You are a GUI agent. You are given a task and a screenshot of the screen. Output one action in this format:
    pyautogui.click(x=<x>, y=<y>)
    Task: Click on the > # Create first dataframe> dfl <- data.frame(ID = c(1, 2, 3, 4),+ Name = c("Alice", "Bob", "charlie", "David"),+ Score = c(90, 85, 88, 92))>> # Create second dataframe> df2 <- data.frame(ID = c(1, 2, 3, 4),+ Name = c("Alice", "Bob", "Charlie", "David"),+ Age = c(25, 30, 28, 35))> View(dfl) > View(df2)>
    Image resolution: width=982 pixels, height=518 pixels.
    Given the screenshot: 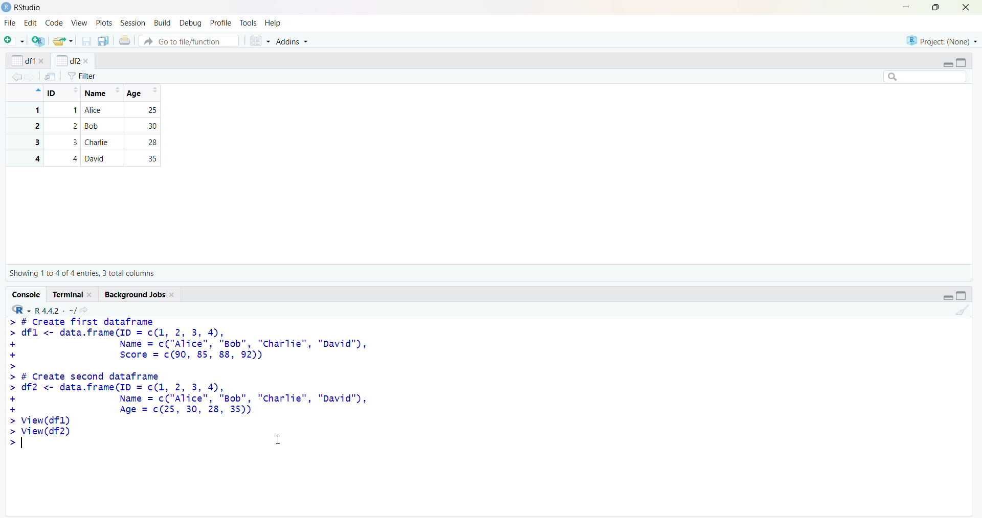 What is the action you would take?
    pyautogui.click(x=189, y=383)
    